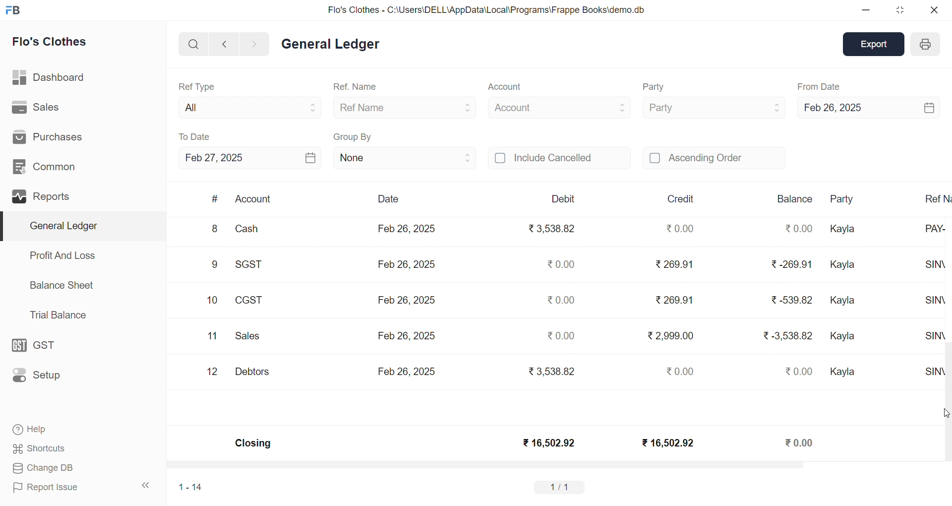 Image resolution: width=952 pixels, height=506 pixels. I want to click on Account, so click(504, 88).